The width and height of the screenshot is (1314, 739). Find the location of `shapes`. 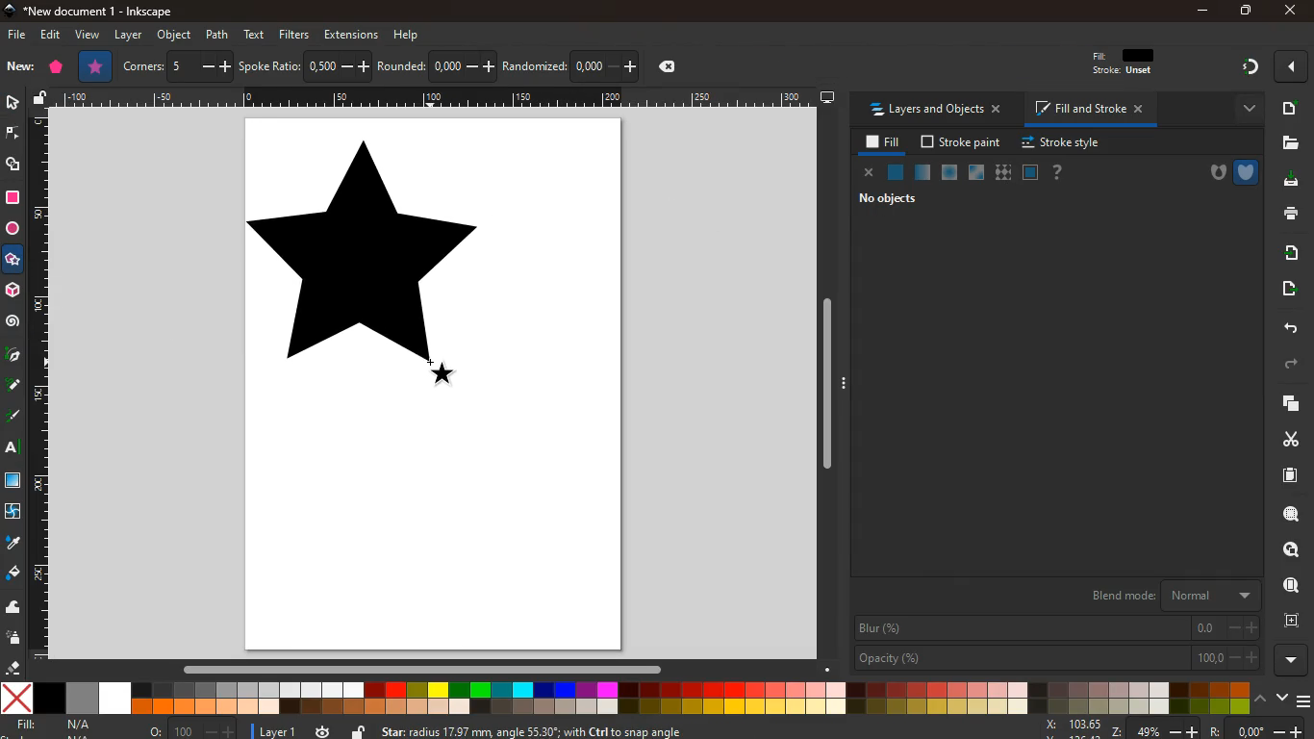

shapes is located at coordinates (13, 166).